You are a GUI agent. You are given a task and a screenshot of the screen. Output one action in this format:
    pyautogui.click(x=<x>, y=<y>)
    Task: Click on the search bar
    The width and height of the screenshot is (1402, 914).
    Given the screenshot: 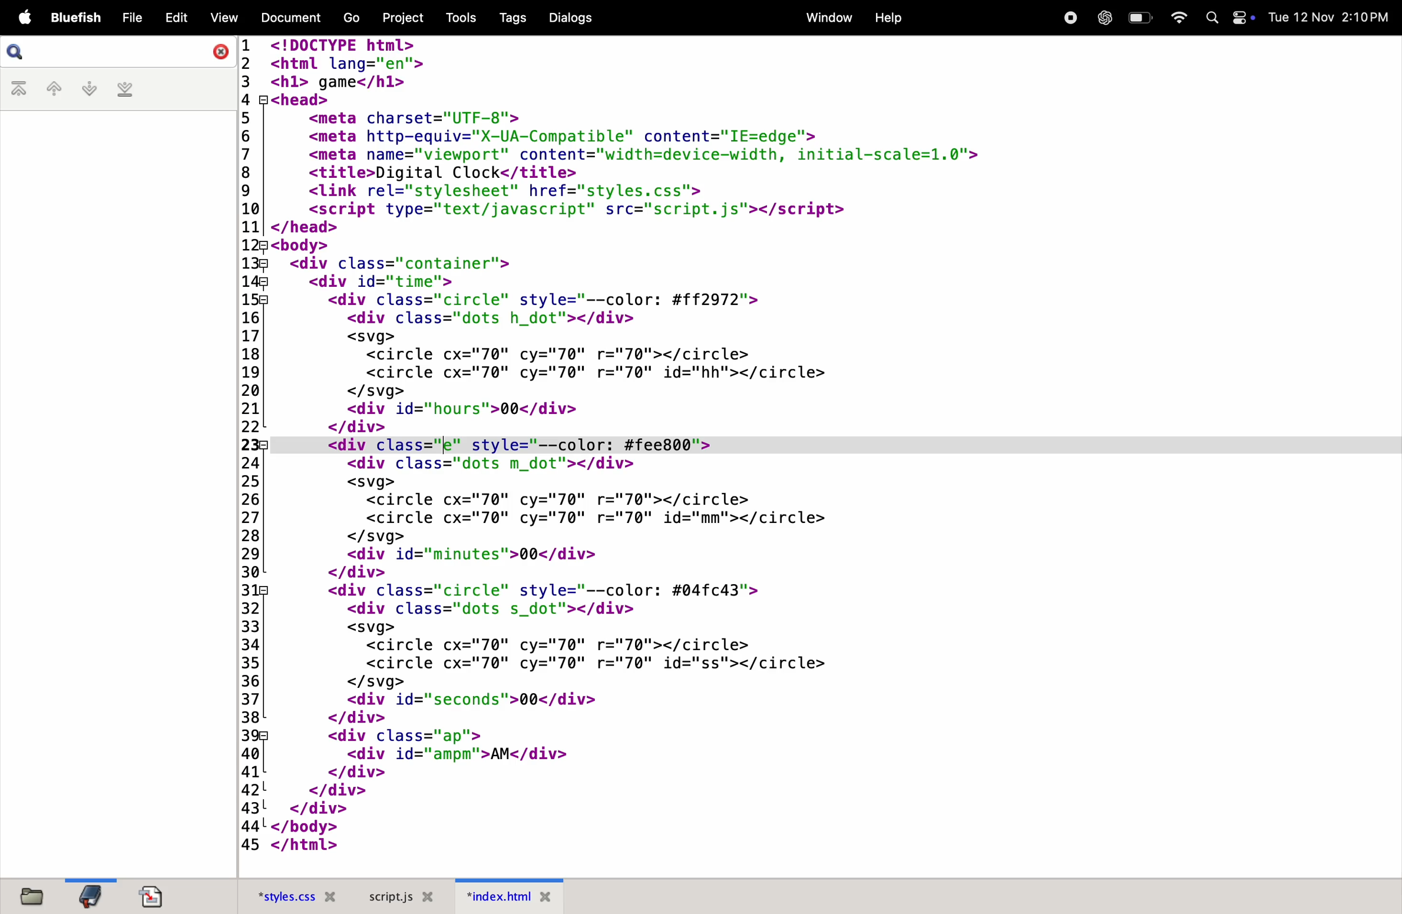 What is the action you would take?
    pyautogui.click(x=18, y=52)
    